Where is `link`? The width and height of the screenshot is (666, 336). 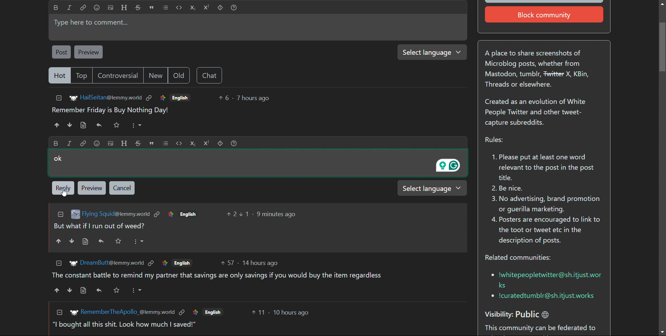
link is located at coordinates (83, 142).